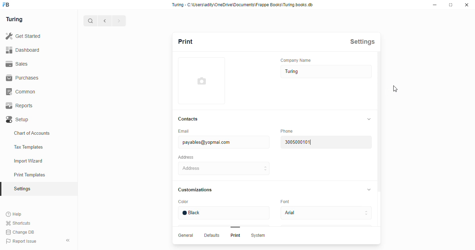 This screenshot has width=475, height=250. What do you see at coordinates (38, 106) in the screenshot?
I see `Reports.` at bounding box center [38, 106].